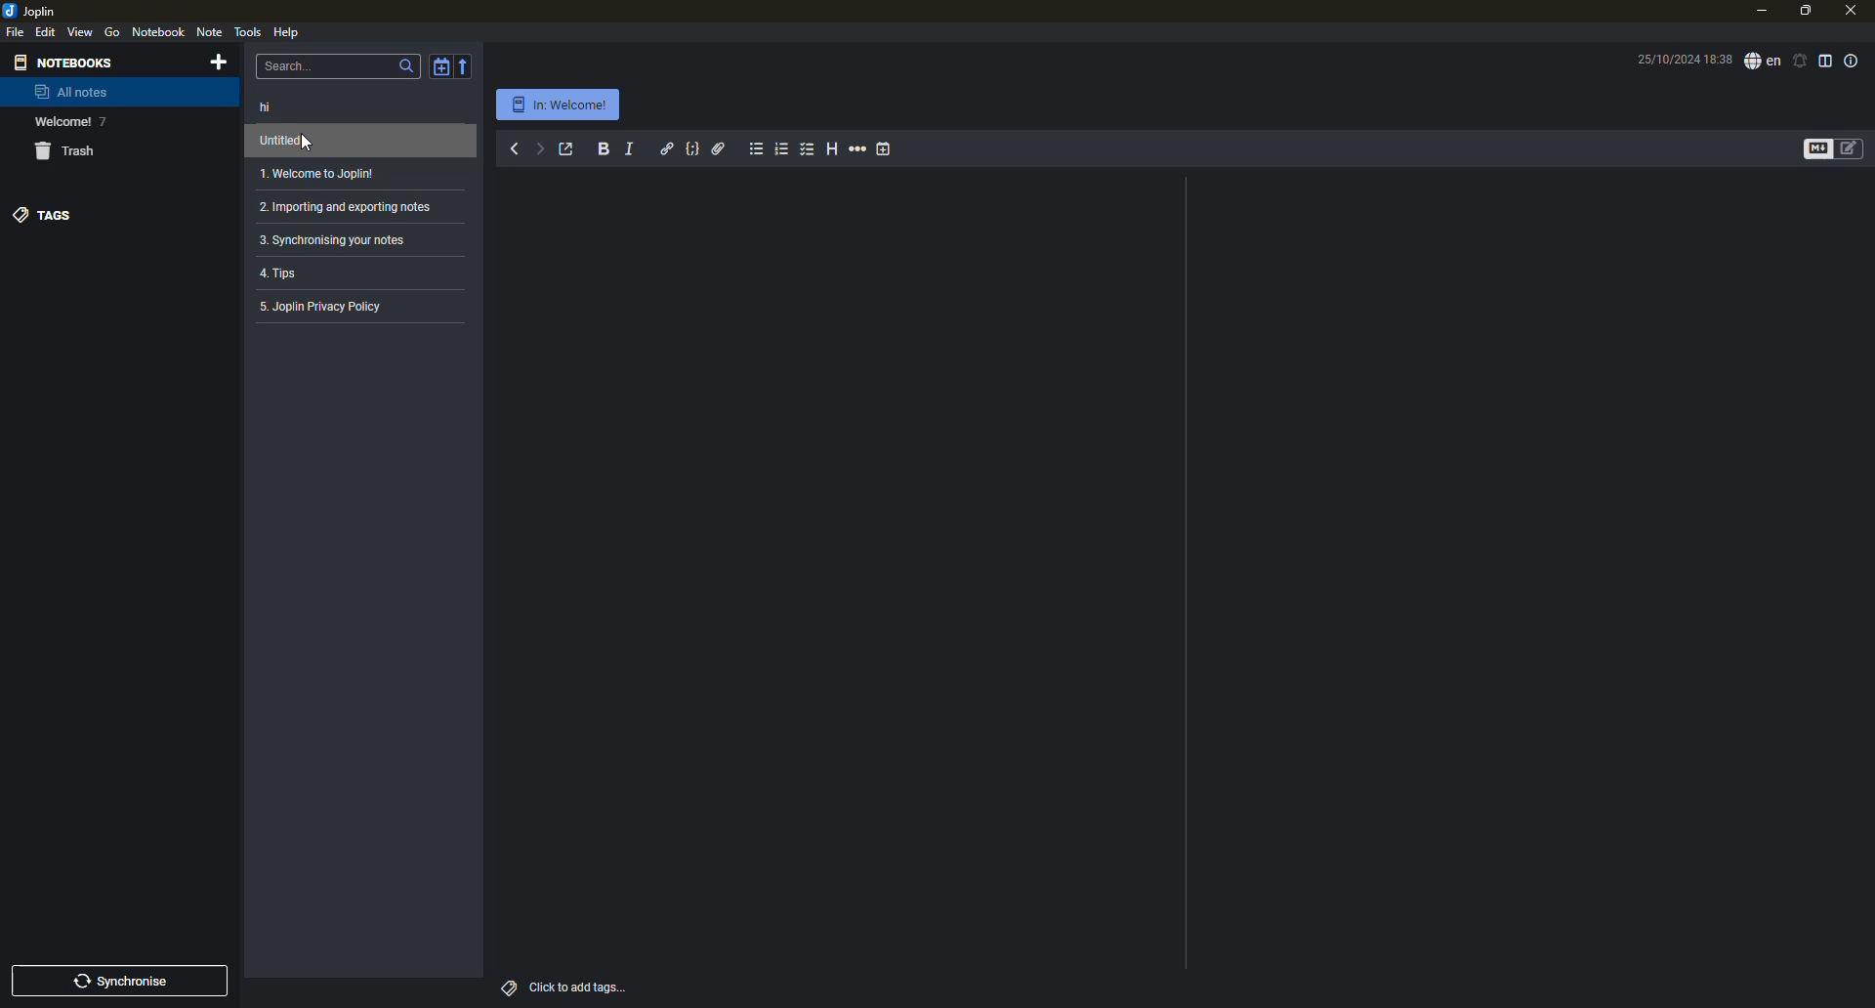 This screenshot has width=1875, height=1008. I want to click on set alarm, so click(1800, 61).